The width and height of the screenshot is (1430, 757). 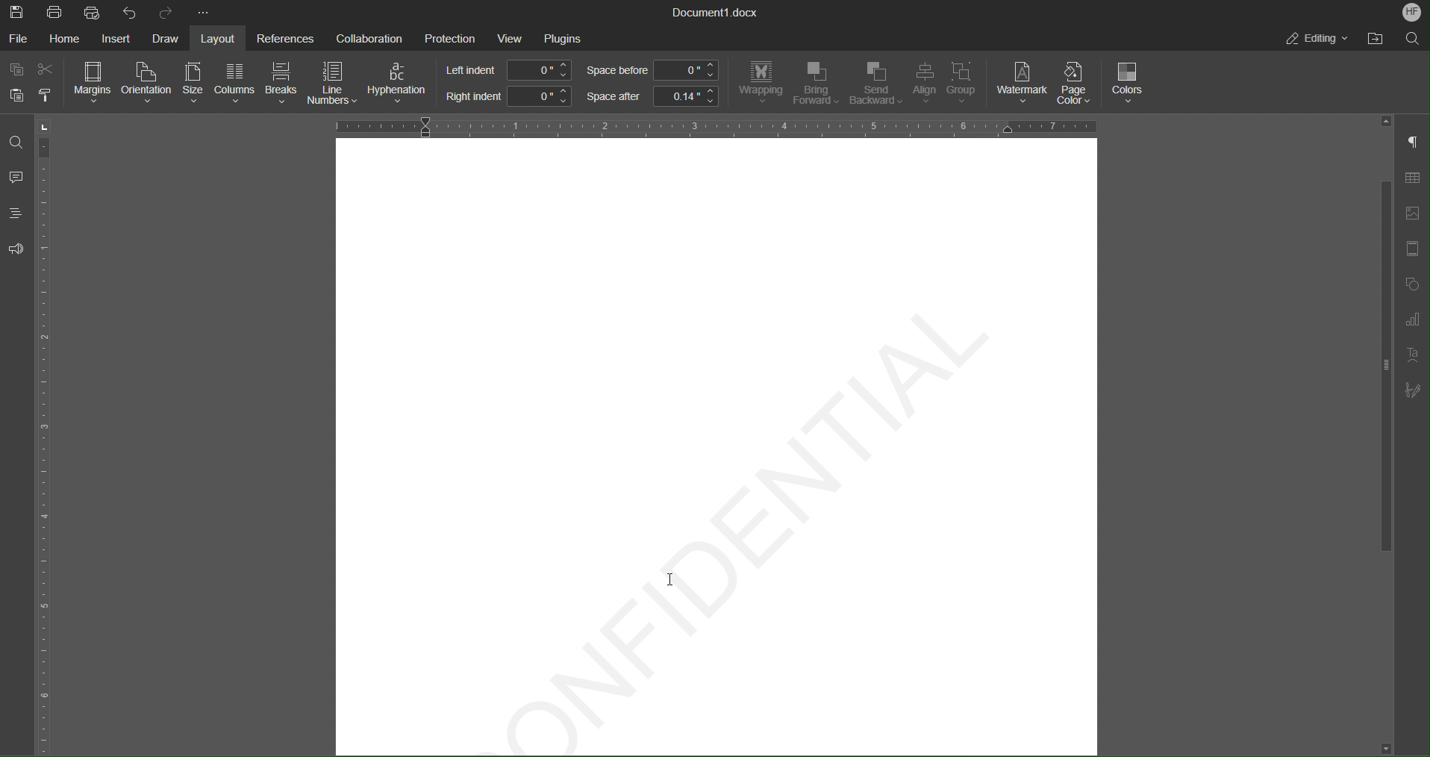 I want to click on Protection, so click(x=450, y=37).